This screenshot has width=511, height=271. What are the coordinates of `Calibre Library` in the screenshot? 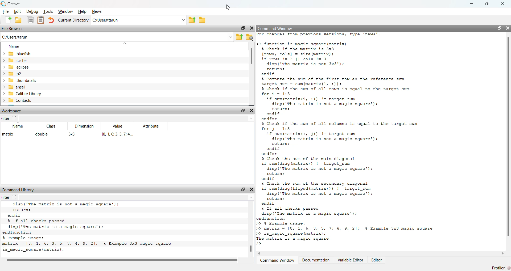 It's located at (21, 94).